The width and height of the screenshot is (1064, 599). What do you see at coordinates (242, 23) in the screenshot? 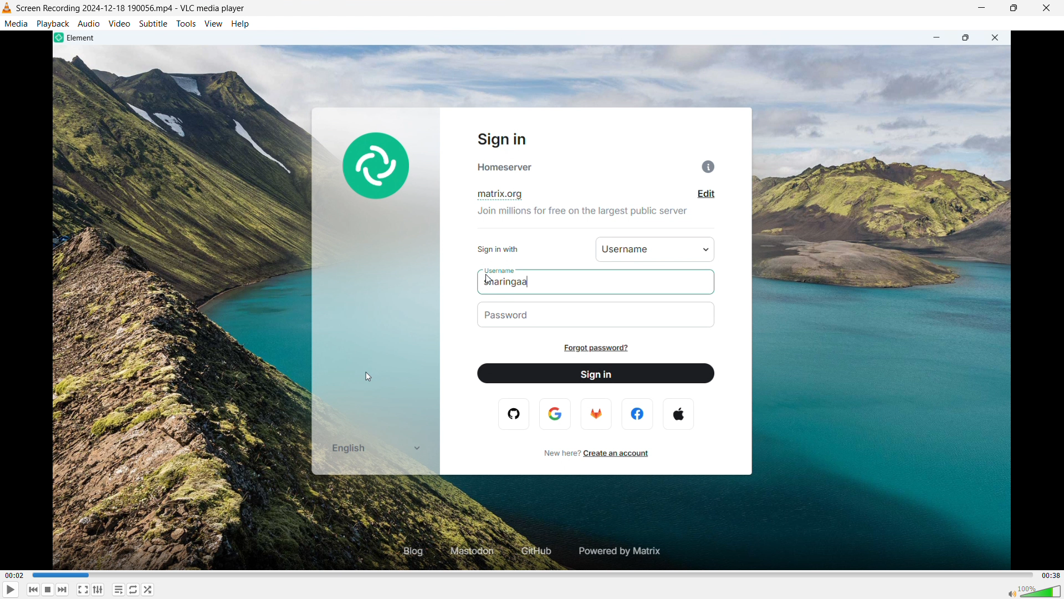
I see `help` at bounding box center [242, 23].